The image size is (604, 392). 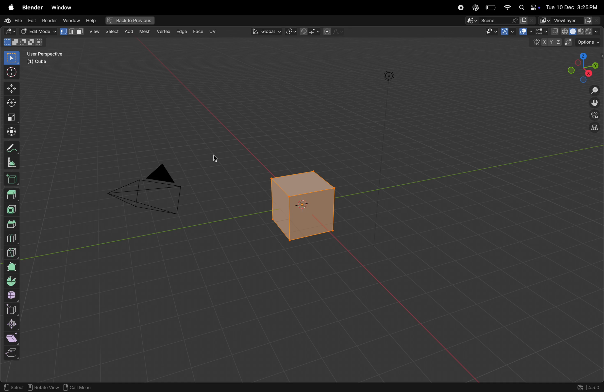 What do you see at coordinates (13, 209) in the screenshot?
I see `insert faces` at bounding box center [13, 209].